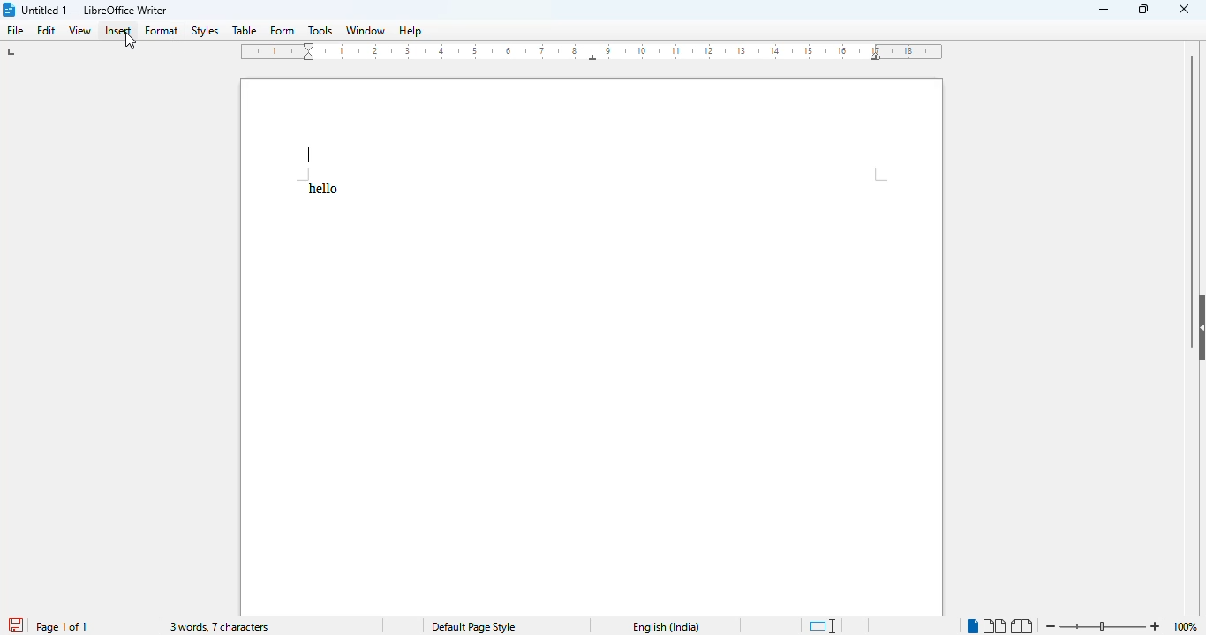  Describe the element at coordinates (1022, 626) in the screenshot. I see `book view` at that location.